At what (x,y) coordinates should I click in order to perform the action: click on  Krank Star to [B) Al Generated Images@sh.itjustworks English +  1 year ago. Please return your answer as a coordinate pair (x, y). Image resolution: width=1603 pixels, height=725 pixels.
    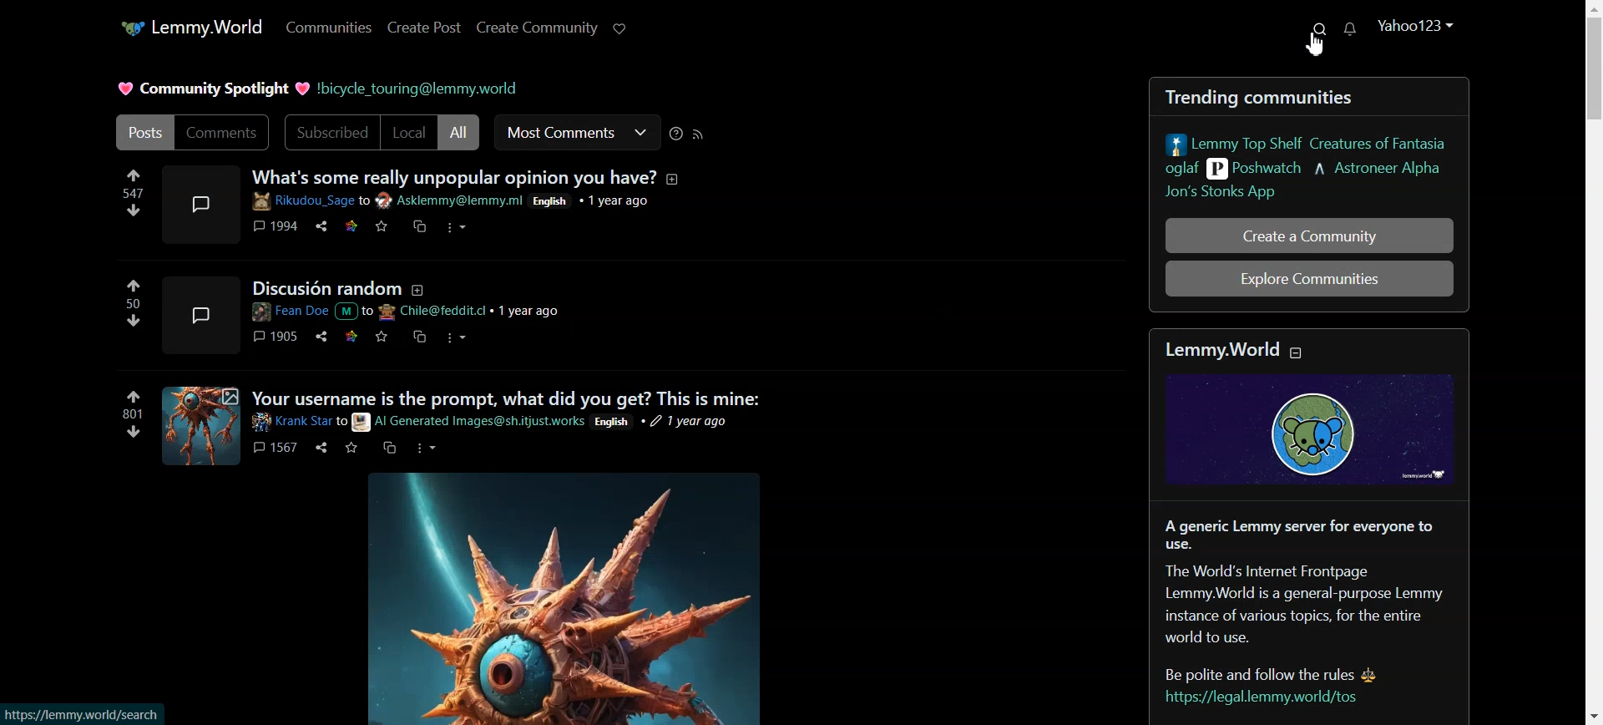
    Looking at the image, I should click on (503, 422).